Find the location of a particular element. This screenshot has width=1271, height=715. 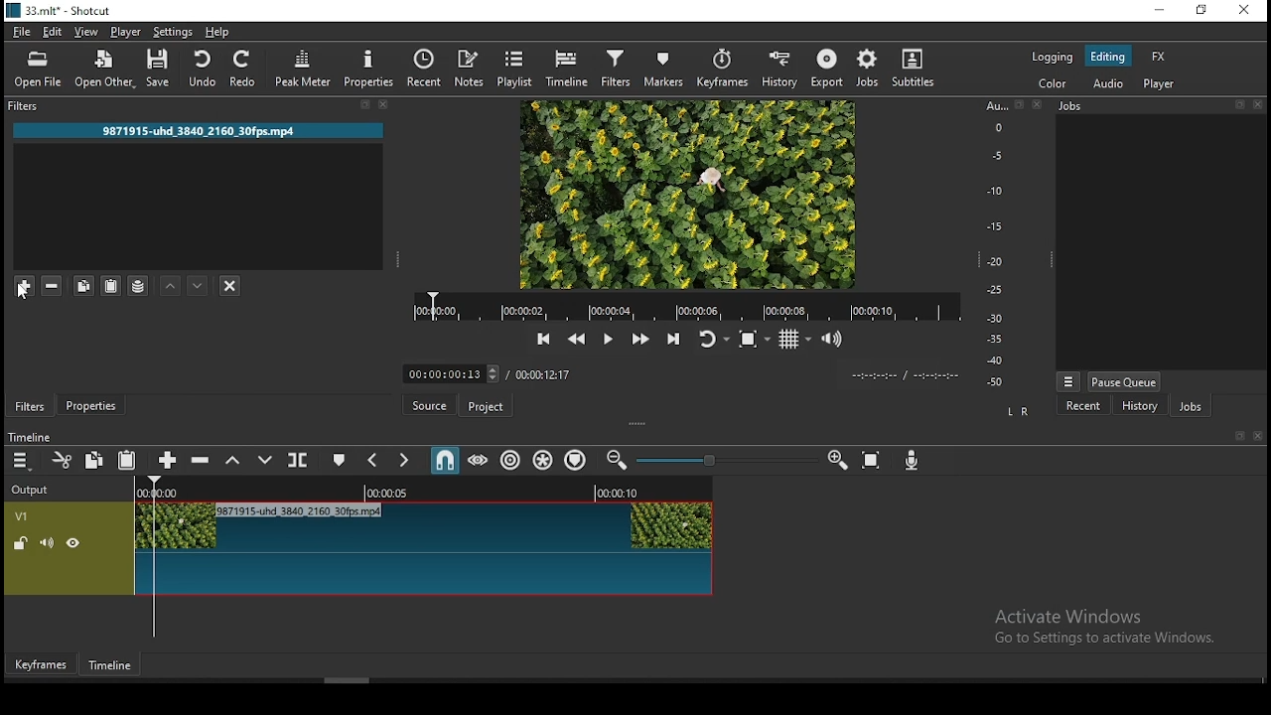

cut is located at coordinates (64, 461).